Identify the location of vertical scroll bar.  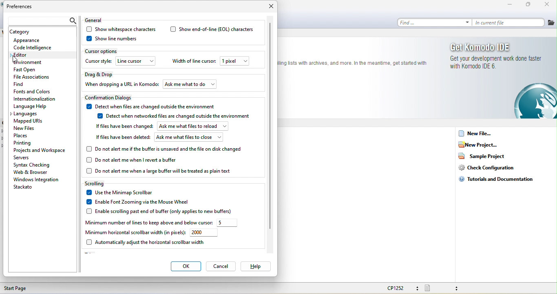
(270, 125).